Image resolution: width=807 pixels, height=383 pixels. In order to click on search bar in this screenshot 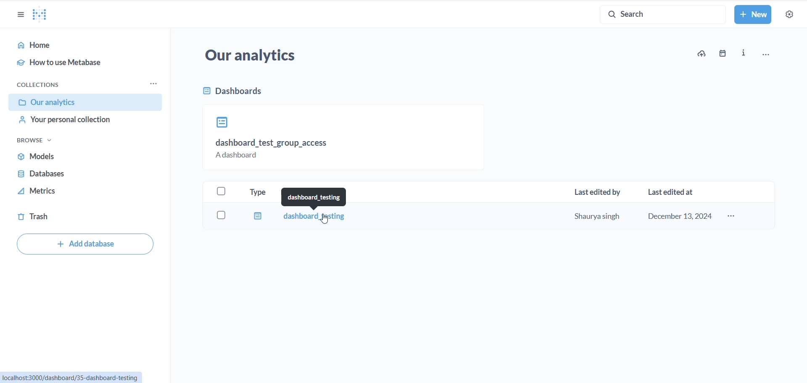, I will do `click(657, 12)`.